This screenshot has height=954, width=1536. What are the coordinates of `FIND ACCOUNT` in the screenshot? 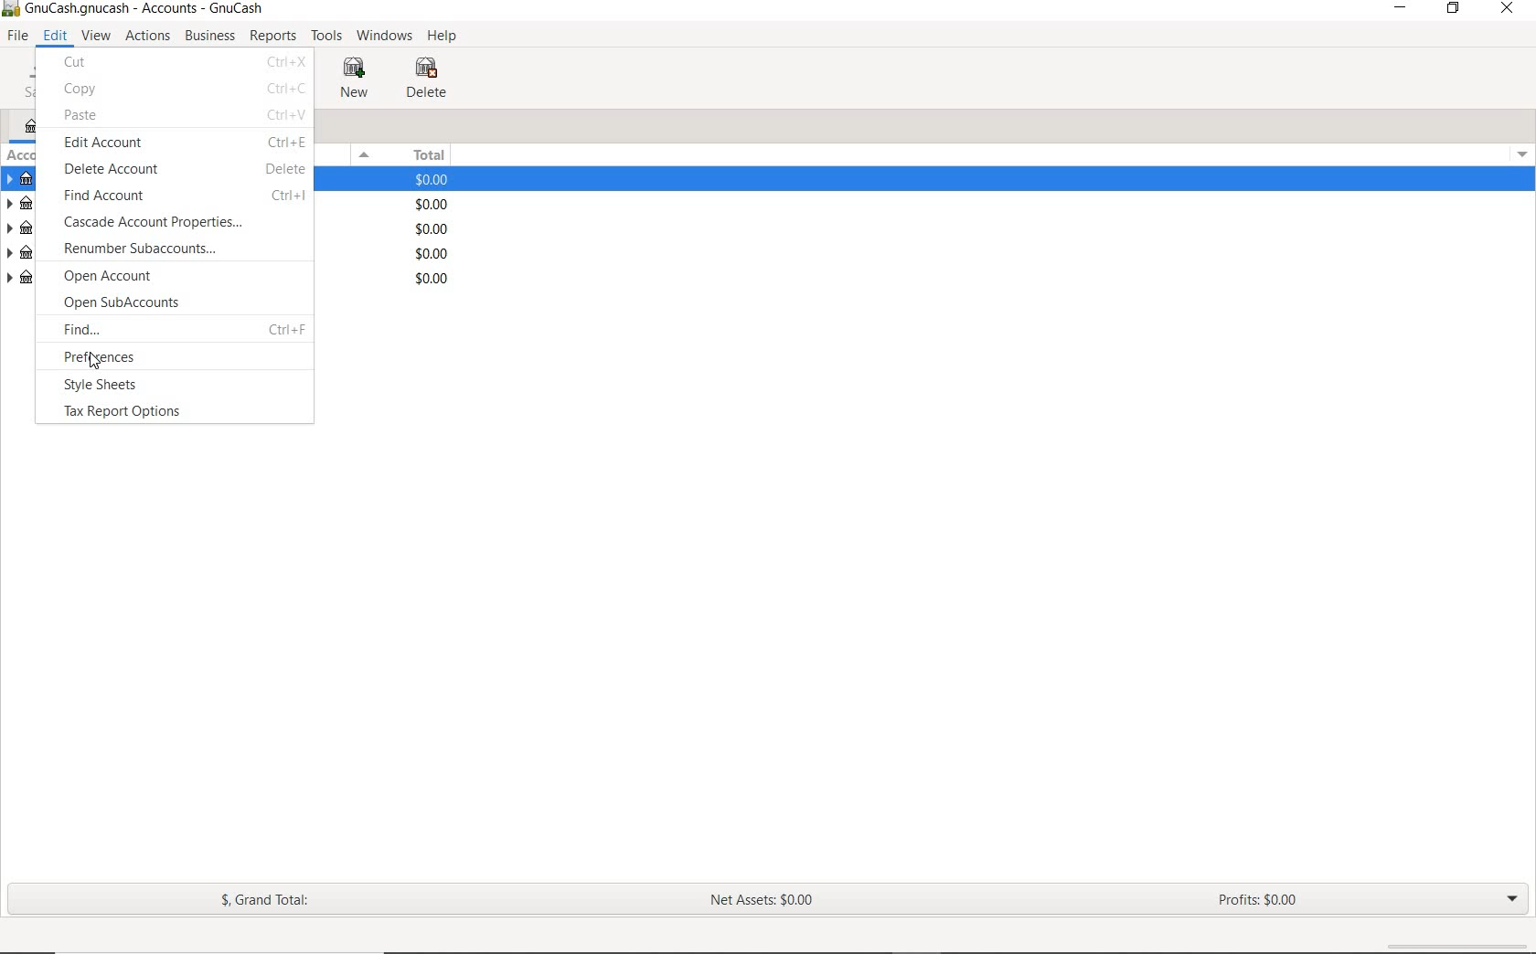 It's located at (181, 197).